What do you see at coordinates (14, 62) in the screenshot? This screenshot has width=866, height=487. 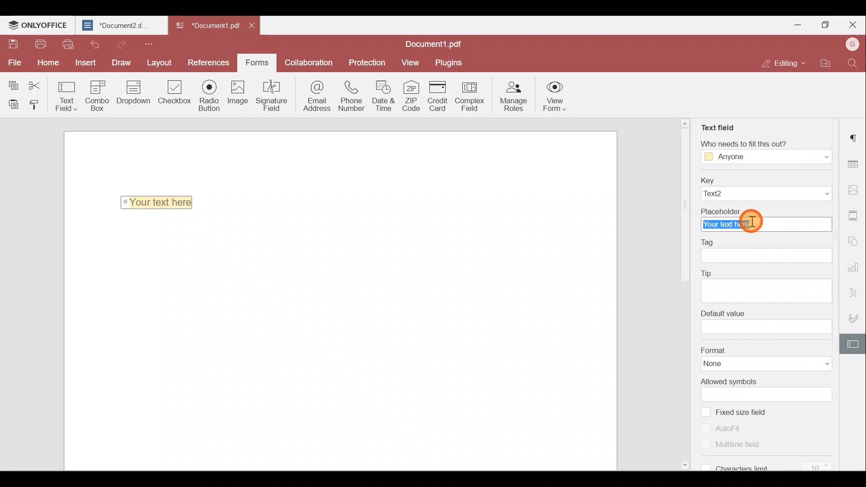 I see `File` at bounding box center [14, 62].